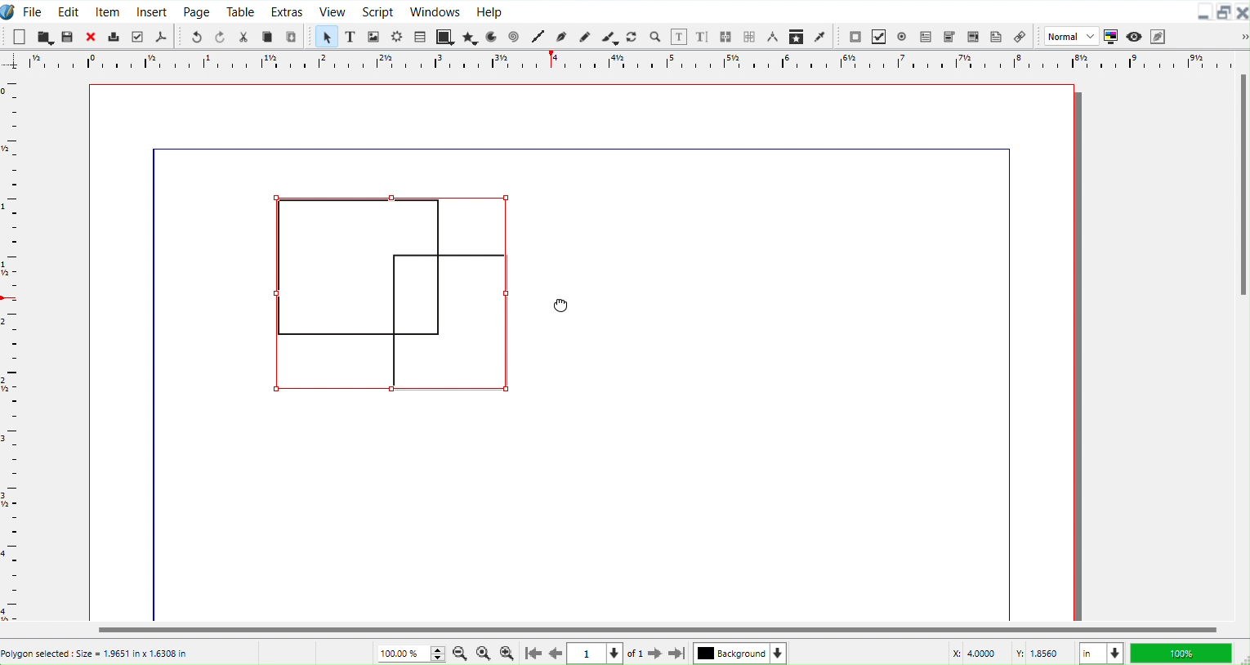  Describe the element at coordinates (196, 36) in the screenshot. I see `Undo` at that location.